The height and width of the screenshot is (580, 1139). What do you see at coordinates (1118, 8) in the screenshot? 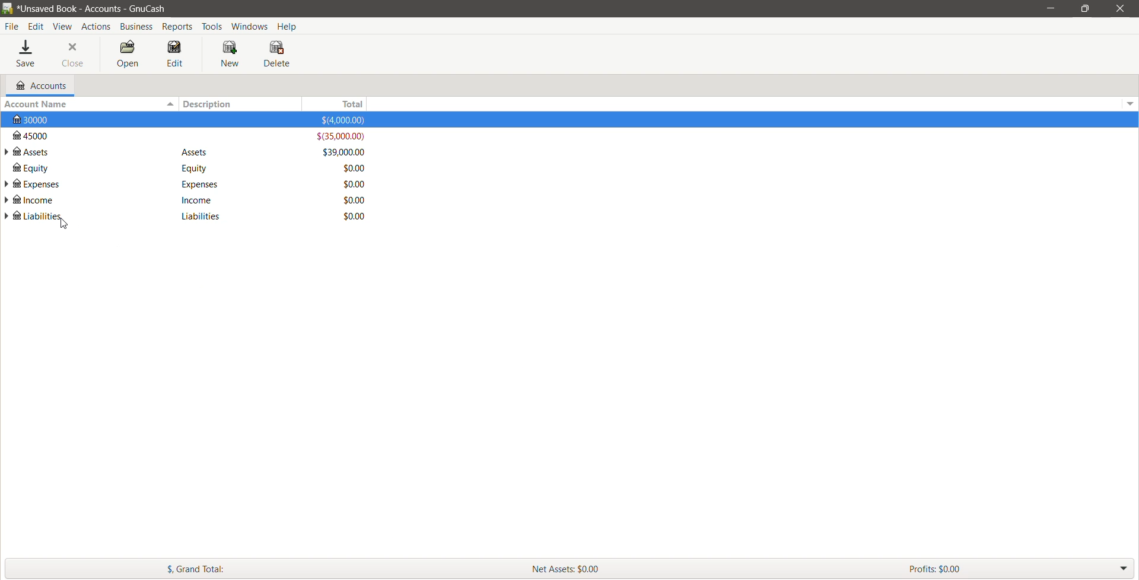
I see `Close` at bounding box center [1118, 8].